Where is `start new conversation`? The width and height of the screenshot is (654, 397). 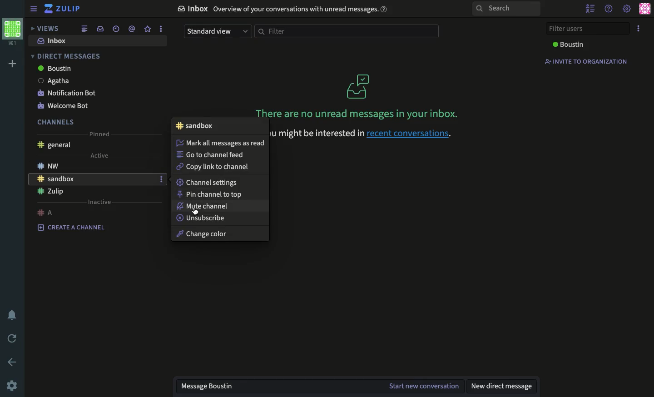
start new conversation is located at coordinates (424, 386).